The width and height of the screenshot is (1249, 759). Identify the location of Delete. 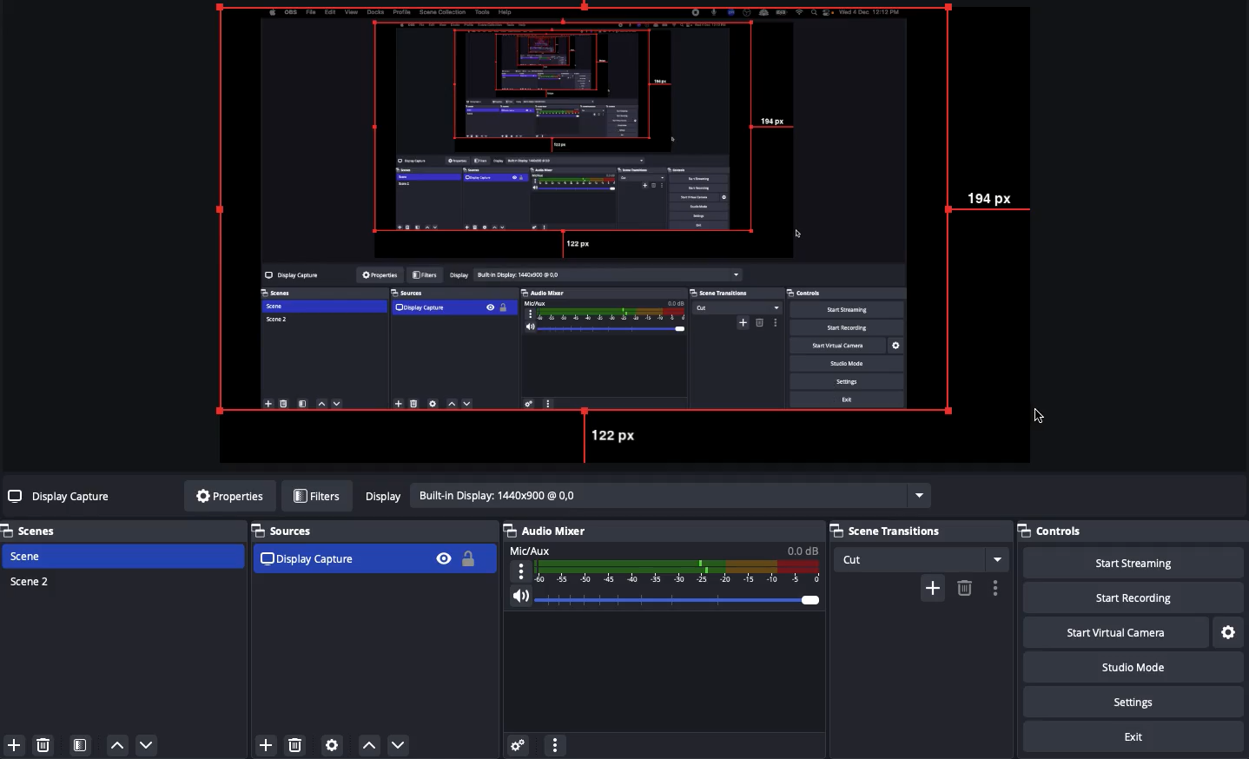
(964, 588).